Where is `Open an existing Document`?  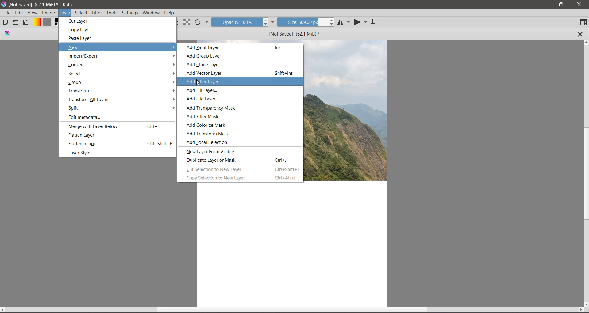
Open an existing Document is located at coordinates (16, 23).